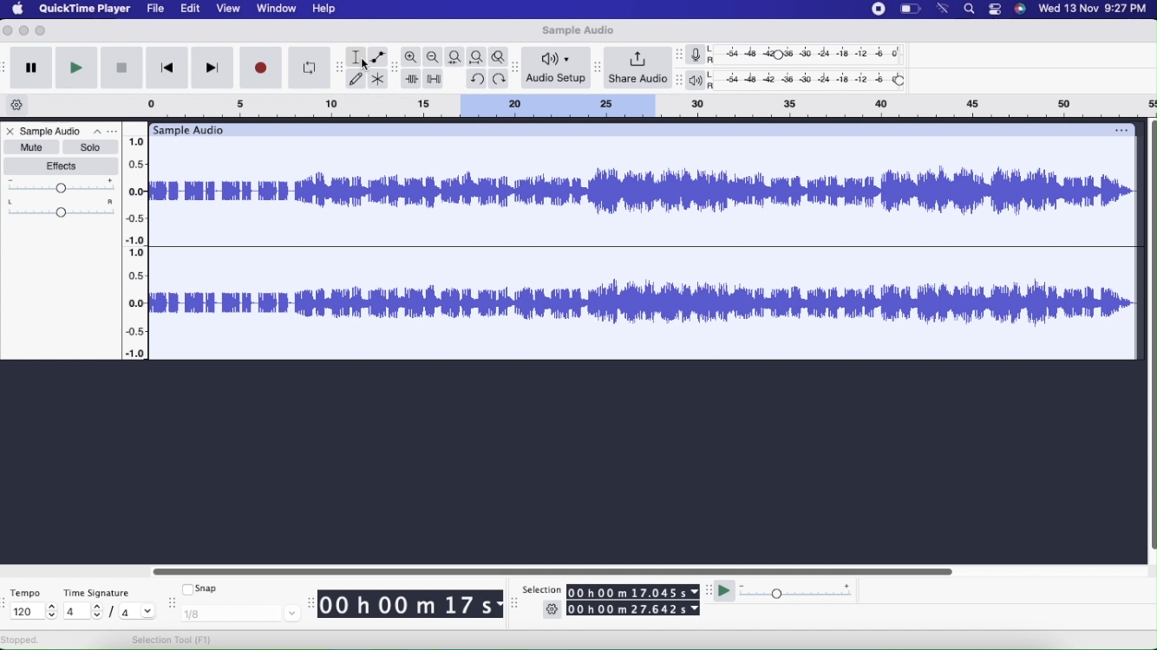 This screenshot has width=1157, height=650. Describe the element at coordinates (395, 66) in the screenshot. I see `move toolbar` at that location.